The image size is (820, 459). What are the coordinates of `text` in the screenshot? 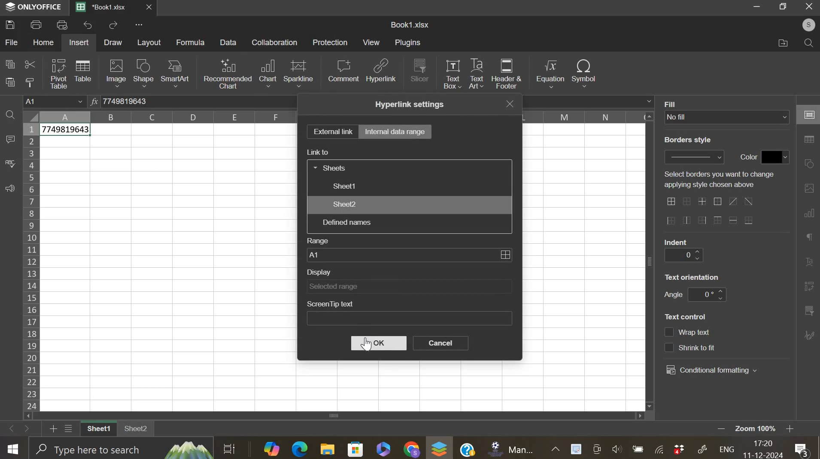 It's located at (673, 295).